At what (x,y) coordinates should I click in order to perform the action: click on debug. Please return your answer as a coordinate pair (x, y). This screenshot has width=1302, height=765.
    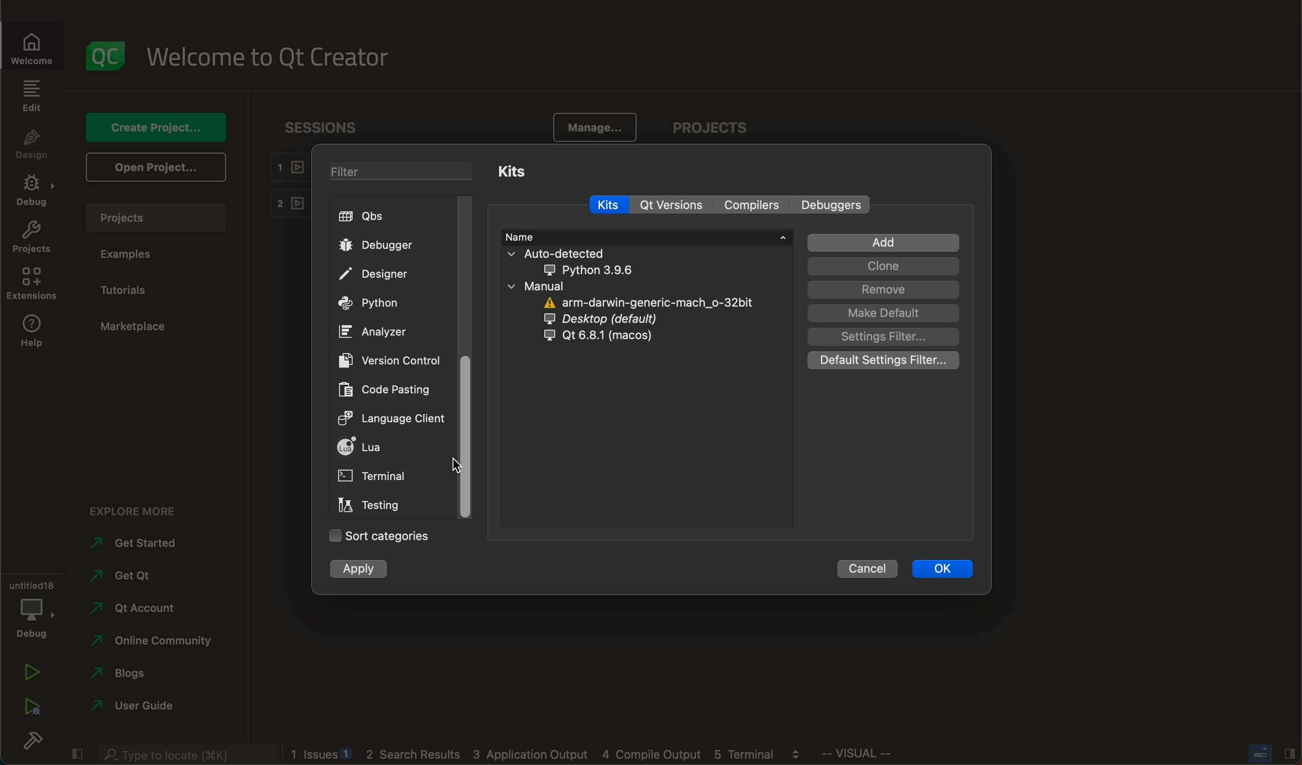
    Looking at the image, I should click on (32, 609).